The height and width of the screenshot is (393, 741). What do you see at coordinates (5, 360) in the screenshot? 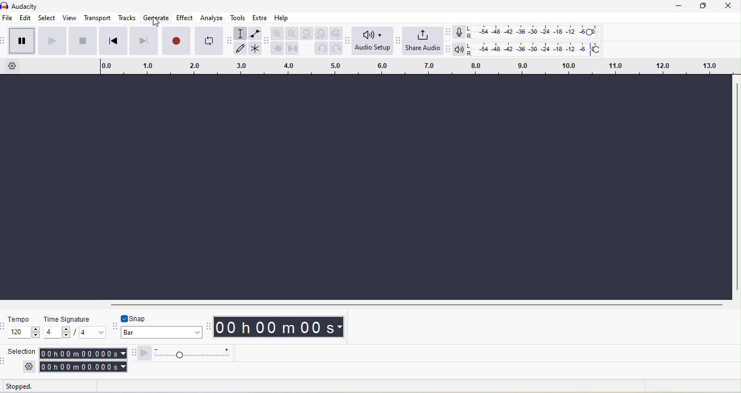
I see `audacity selection toolbar` at bounding box center [5, 360].